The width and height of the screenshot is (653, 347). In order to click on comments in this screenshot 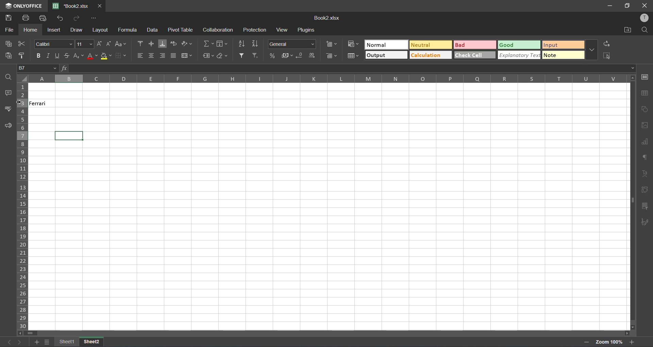, I will do `click(8, 93)`.